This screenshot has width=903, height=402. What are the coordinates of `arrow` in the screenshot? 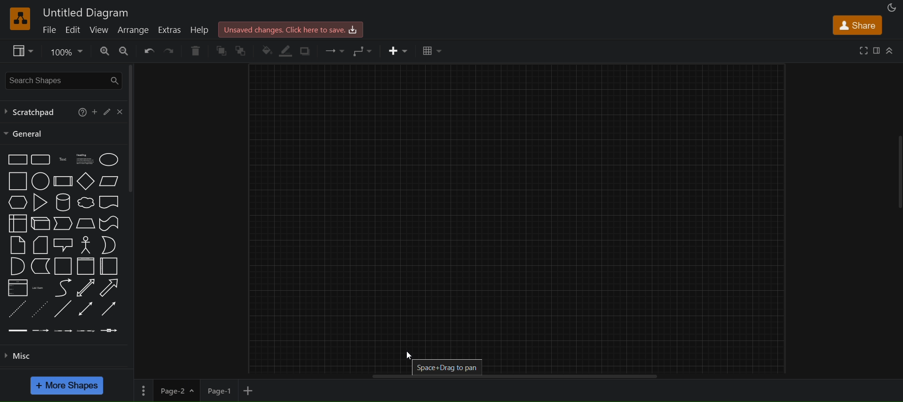 It's located at (109, 287).